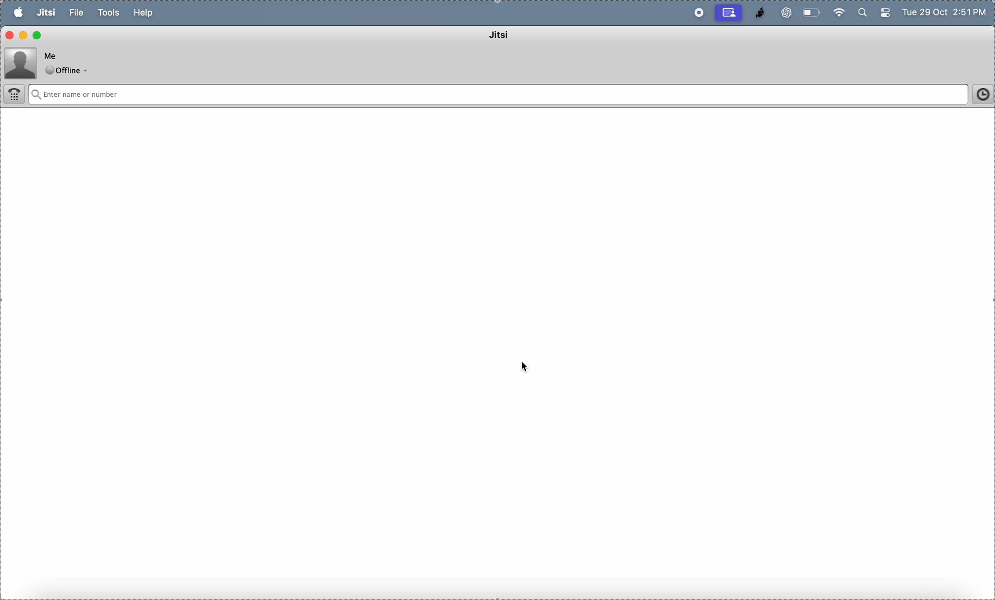  I want to click on cursor, so click(529, 370).